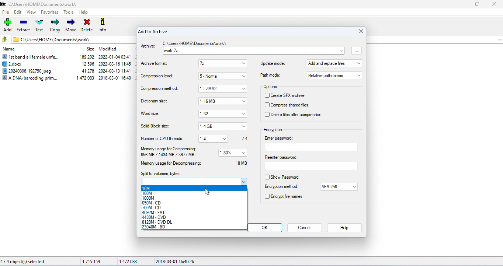 The image size is (503, 266). Describe the element at coordinates (104, 26) in the screenshot. I see `info` at that location.